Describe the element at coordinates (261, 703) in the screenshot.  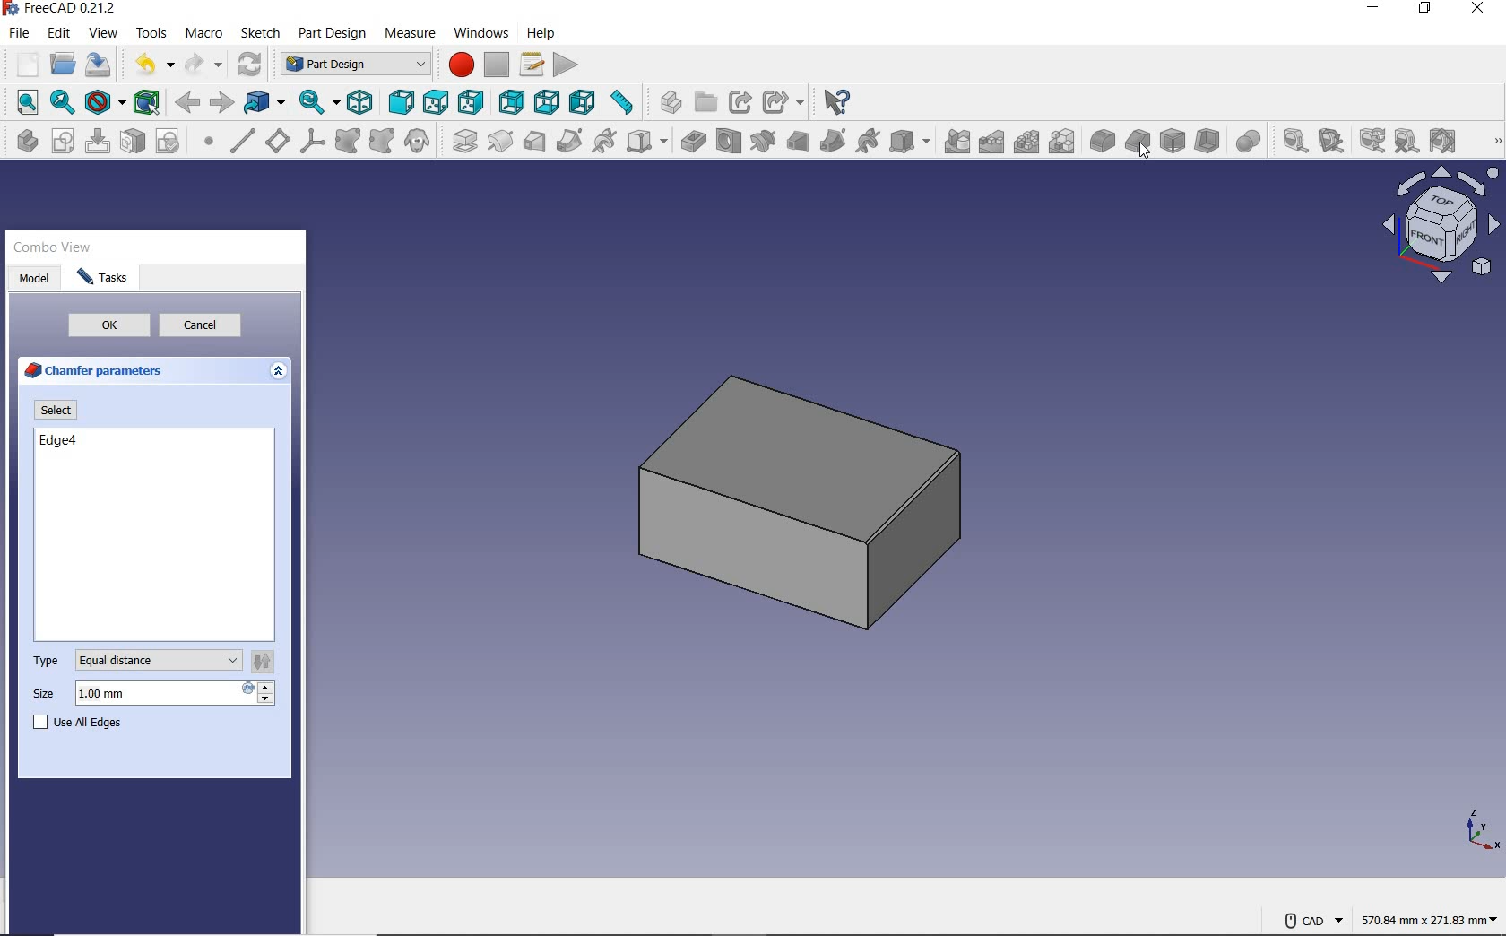
I see `Decrease` at that location.